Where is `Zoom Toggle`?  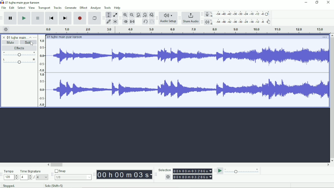
Zoom Toggle is located at coordinates (151, 15).